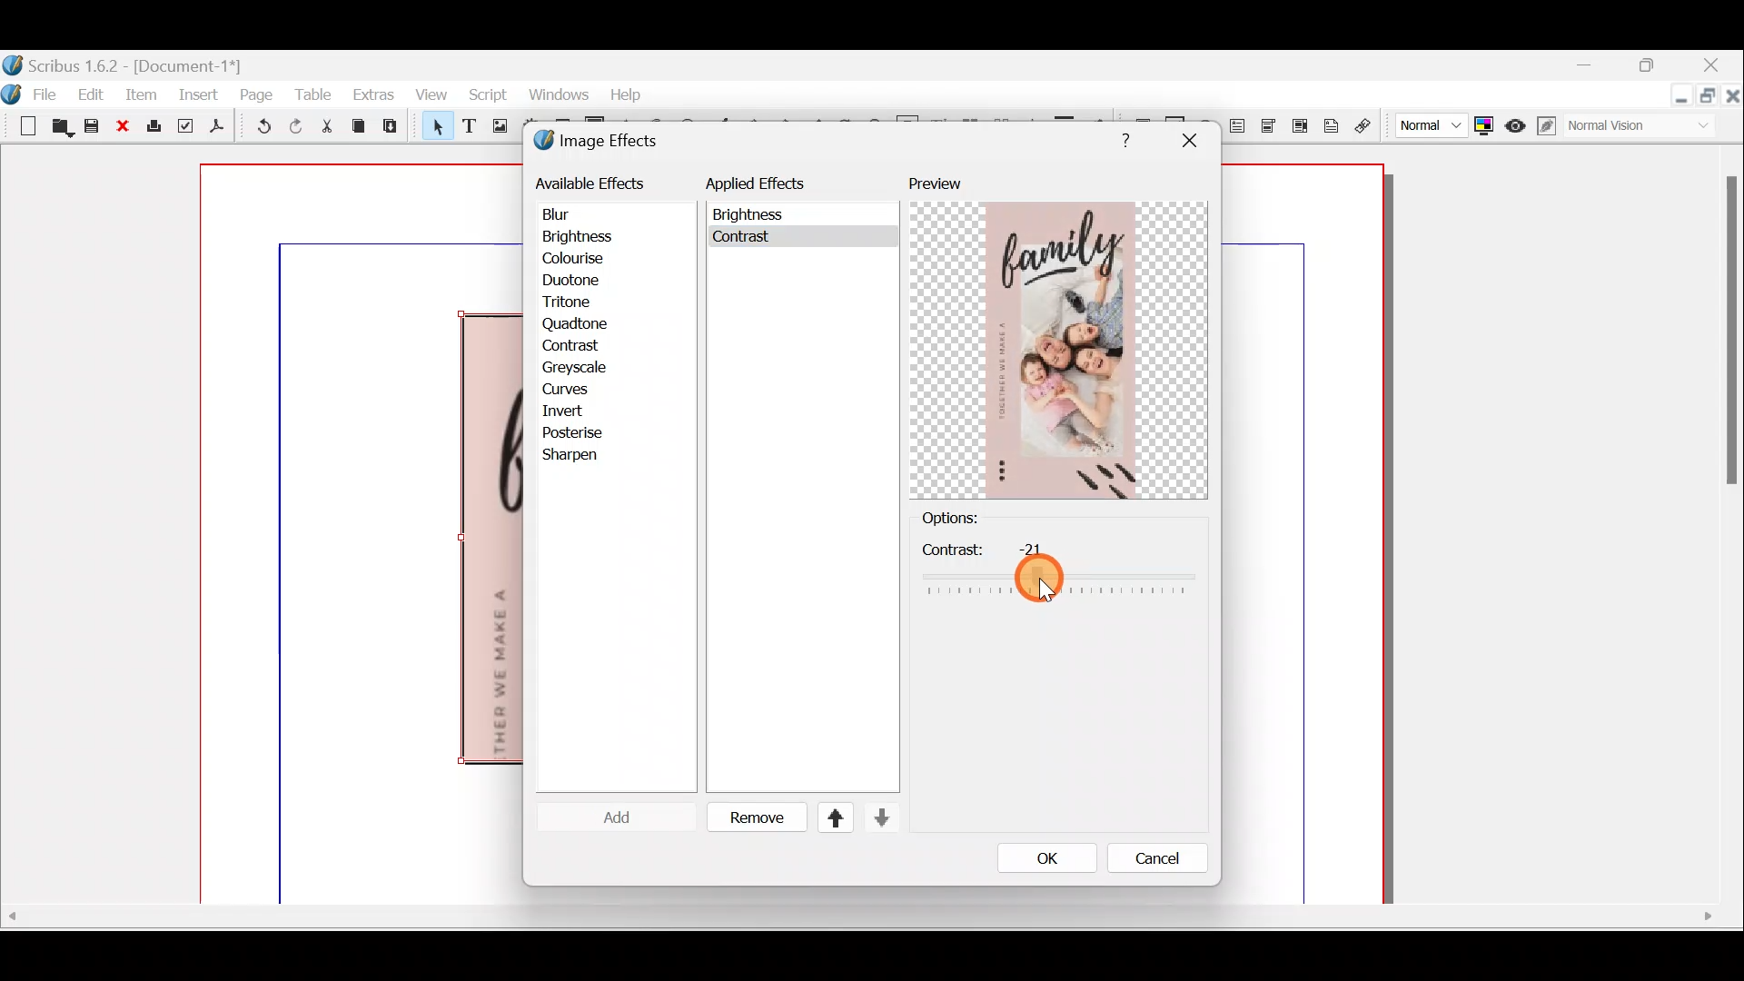  What do you see at coordinates (13, 91) in the screenshot?
I see `Logo` at bounding box center [13, 91].